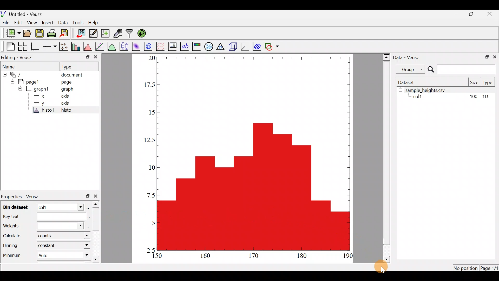 This screenshot has width=499, height=281. I want to click on 20, so click(150, 58).